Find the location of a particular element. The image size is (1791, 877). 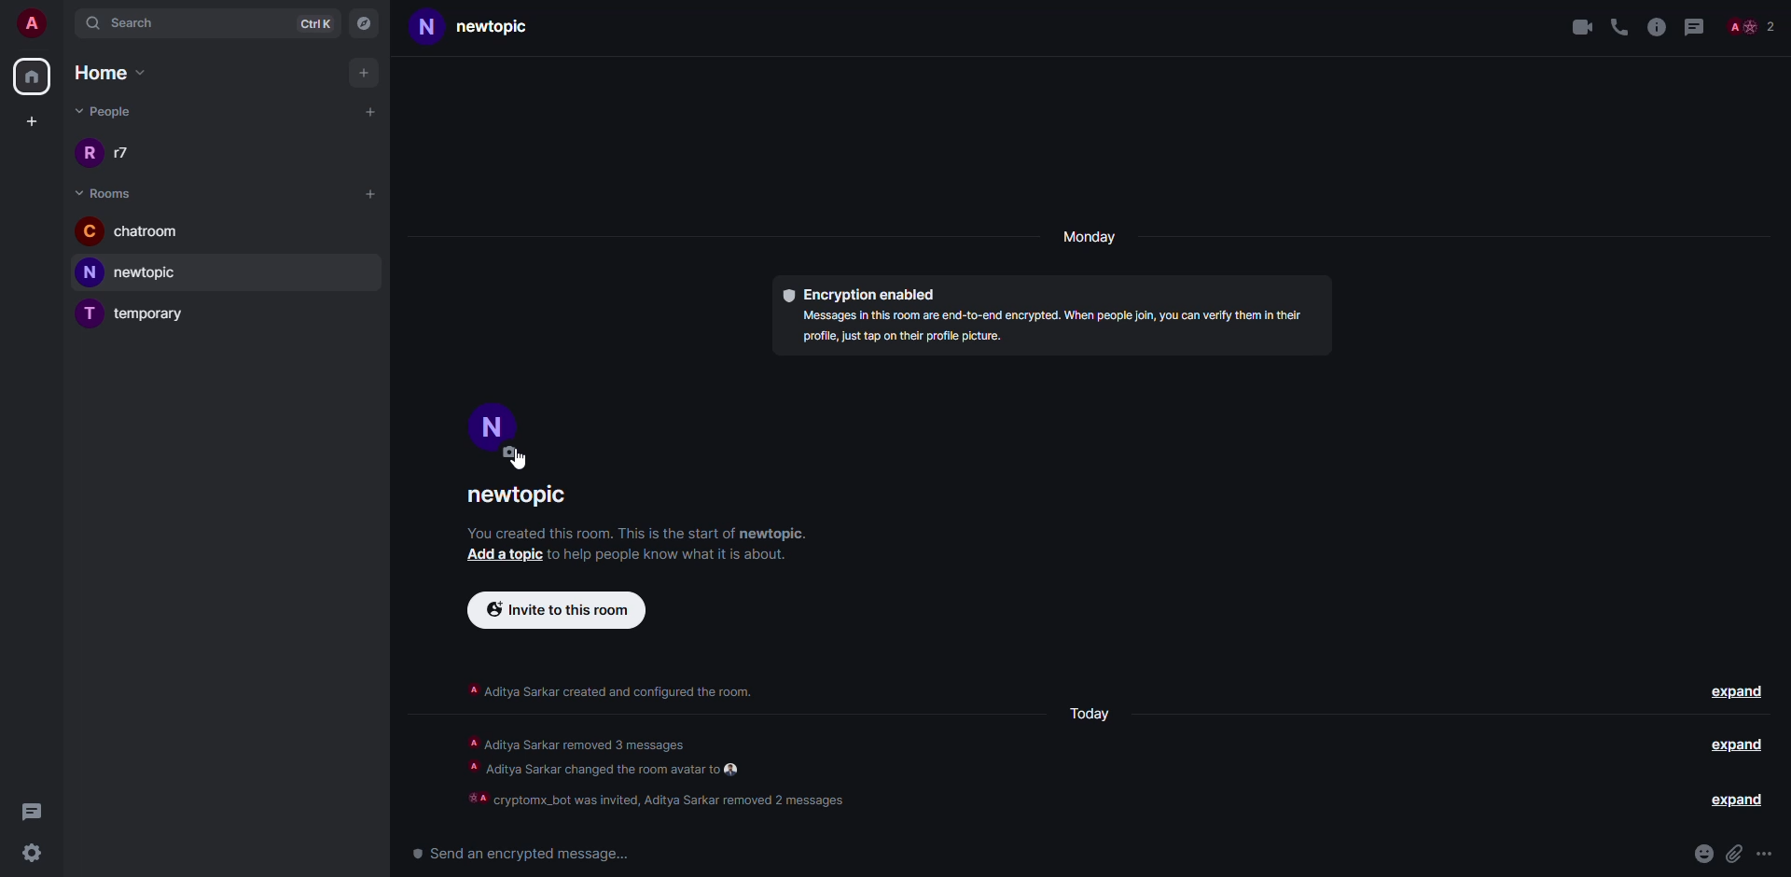

threads is located at coordinates (1694, 26).